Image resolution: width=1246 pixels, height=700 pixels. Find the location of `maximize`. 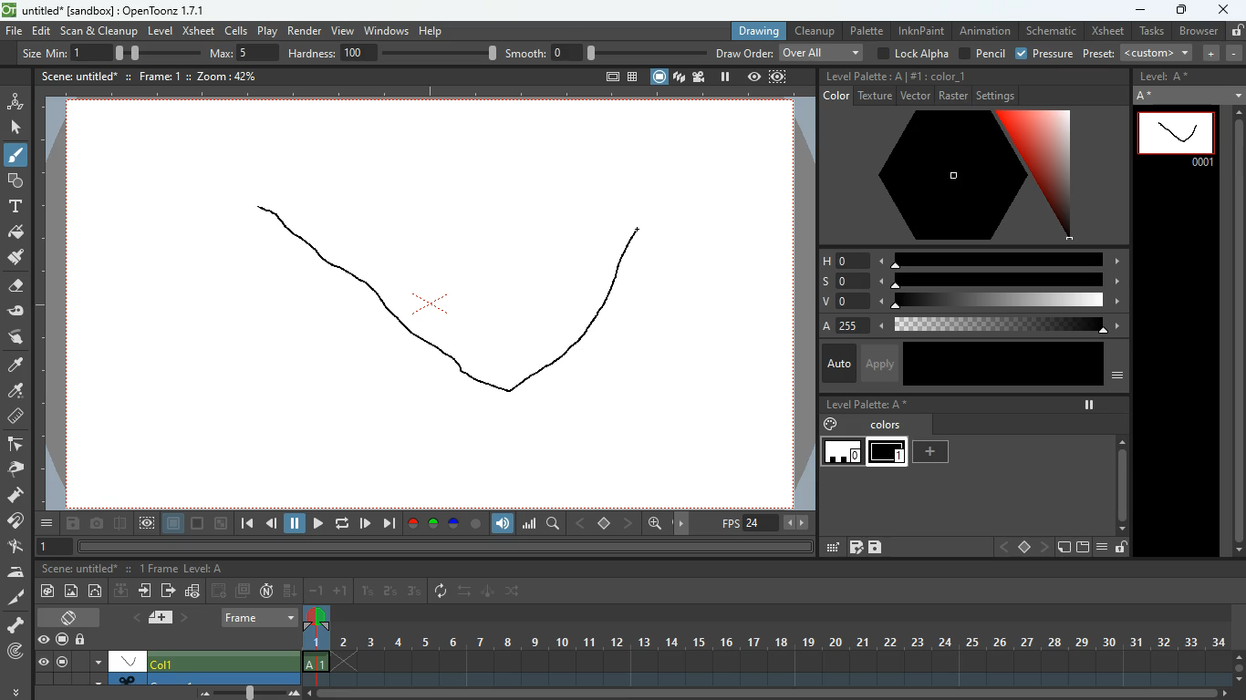

maximize is located at coordinates (1179, 12).